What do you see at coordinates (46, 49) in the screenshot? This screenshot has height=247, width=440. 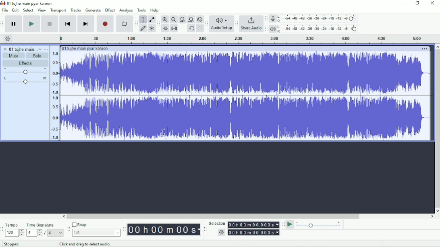 I see `Open menu` at bounding box center [46, 49].